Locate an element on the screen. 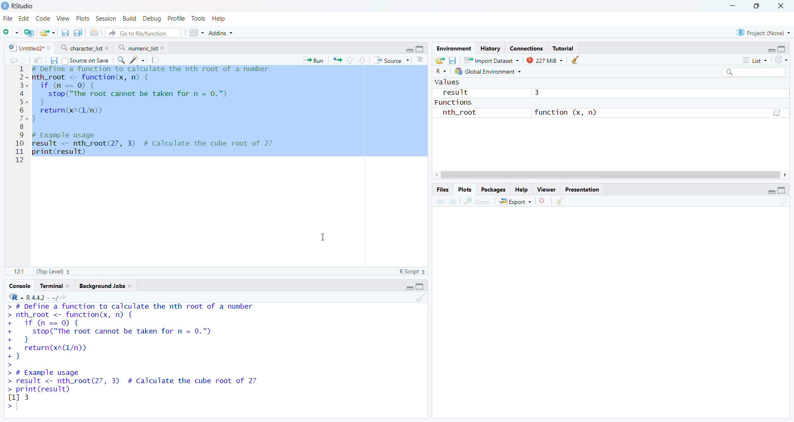  result is located at coordinates (457, 93).